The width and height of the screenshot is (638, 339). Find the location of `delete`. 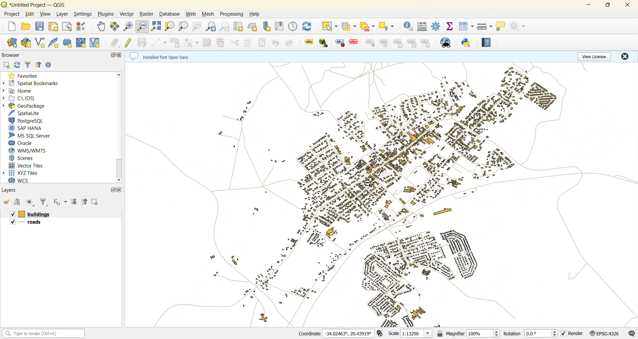

delete is located at coordinates (221, 42).